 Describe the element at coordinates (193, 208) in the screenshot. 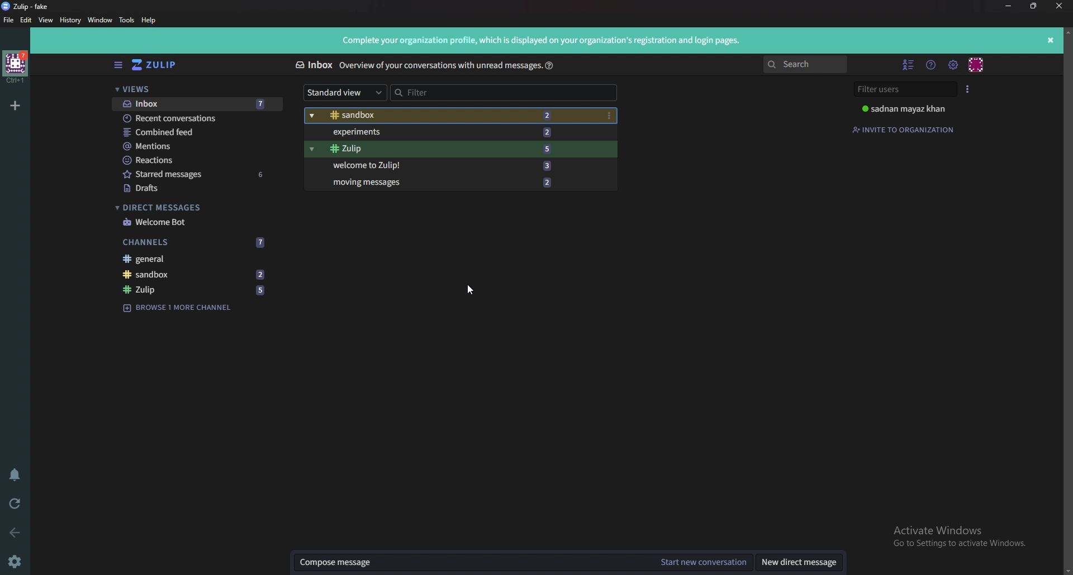

I see `Direct messages` at that location.